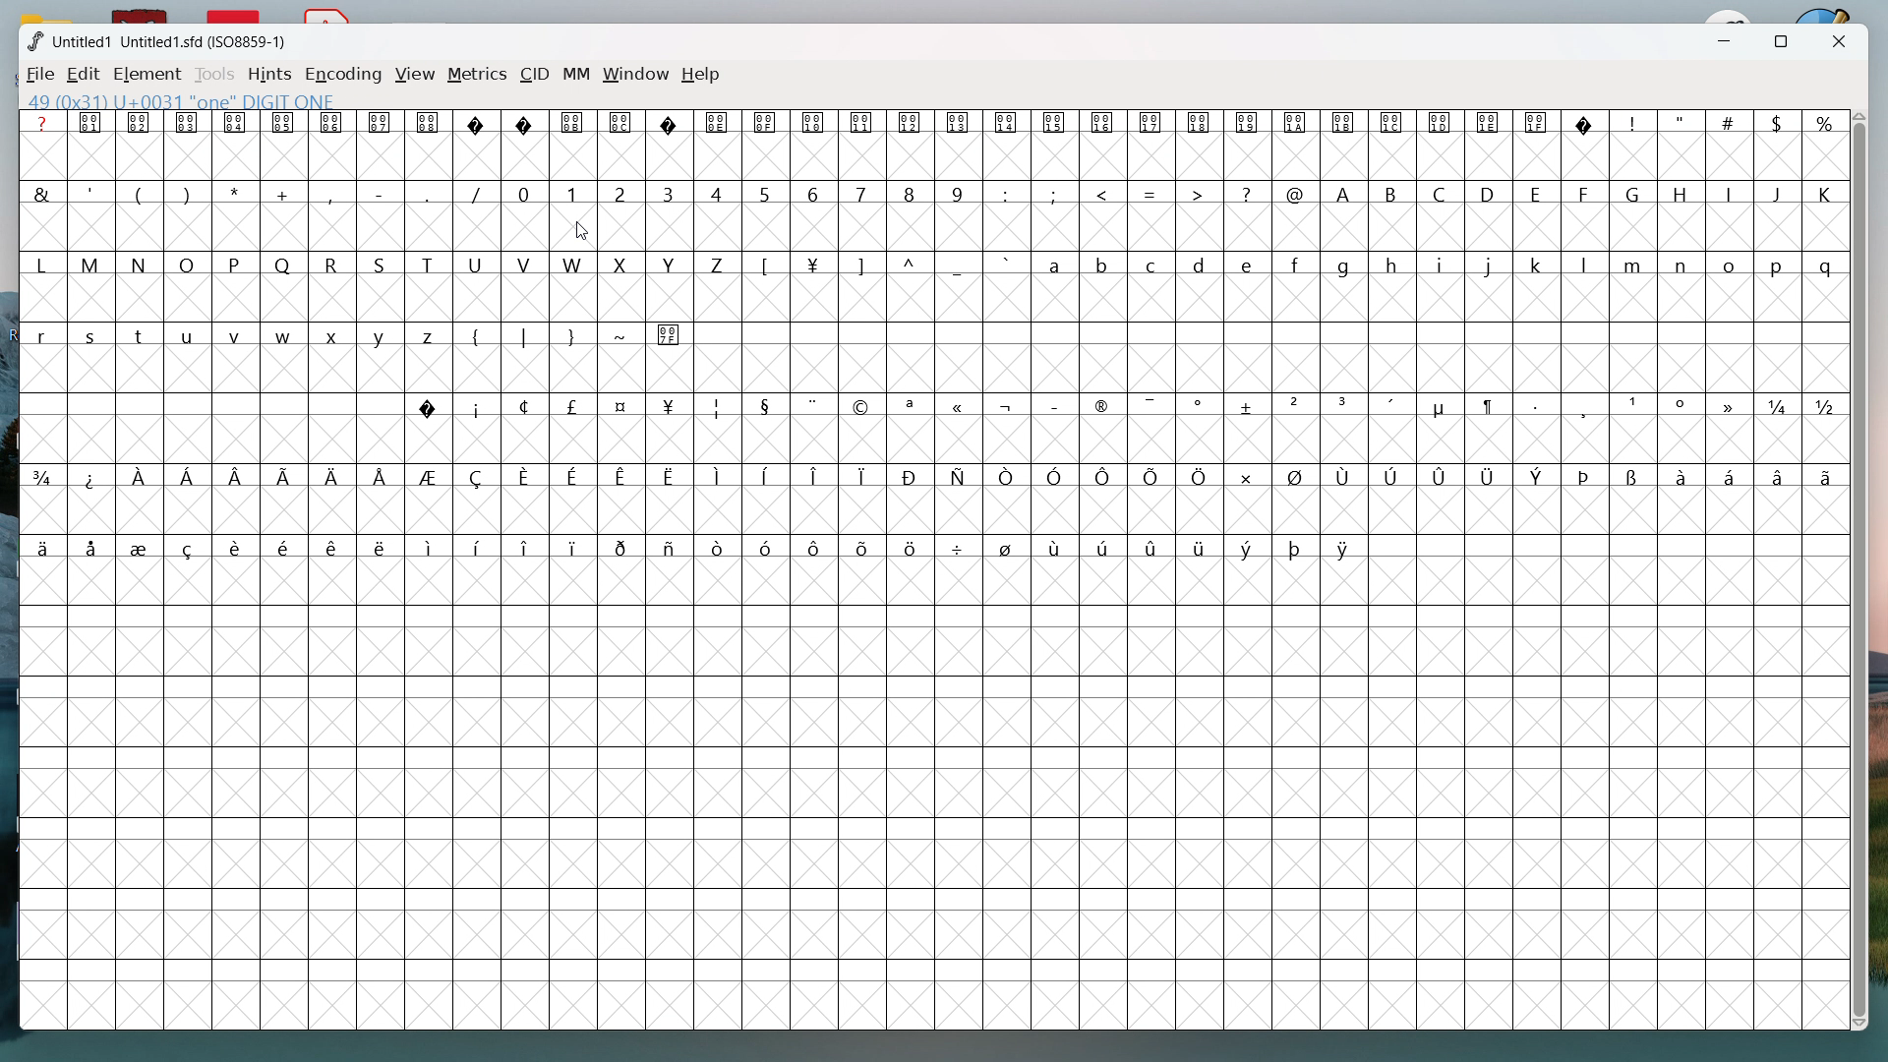  Describe the element at coordinates (41, 192) in the screenshot. I see `&` at that location.